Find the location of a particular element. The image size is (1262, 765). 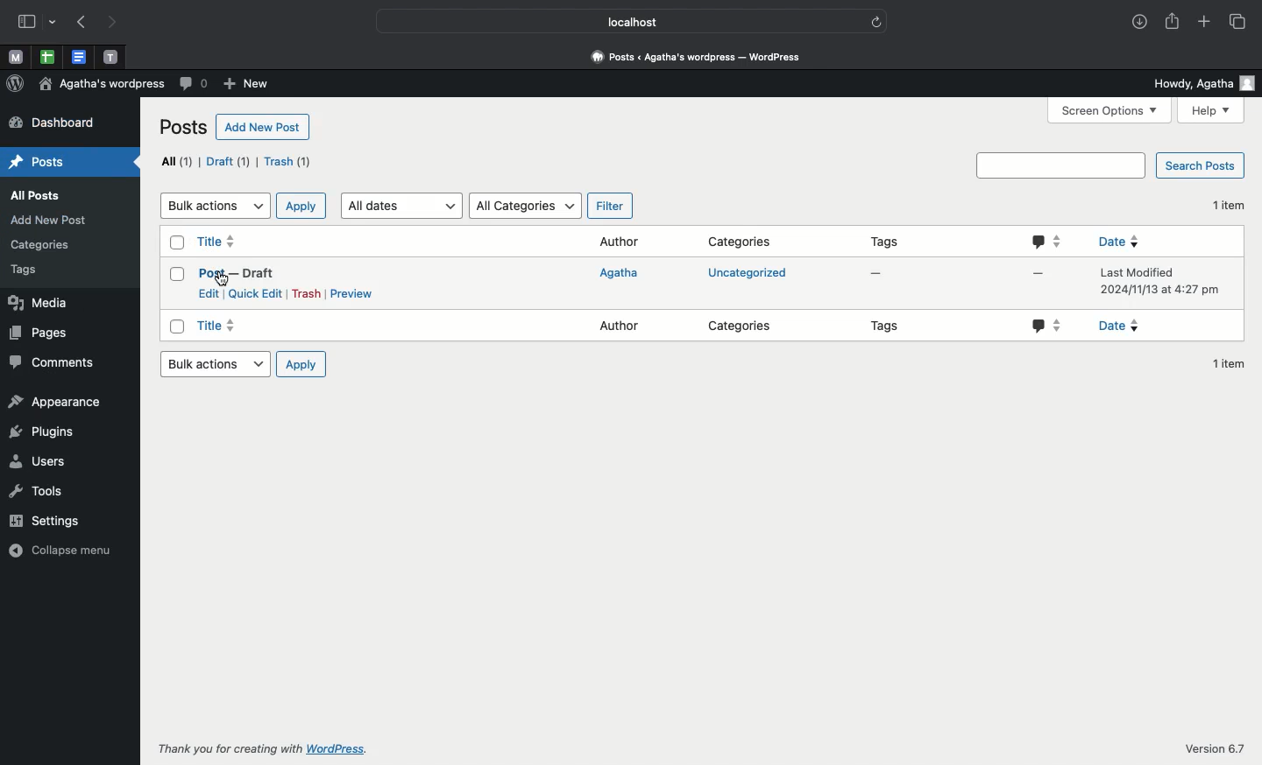

All (1) is located at coordinates (173, 162).